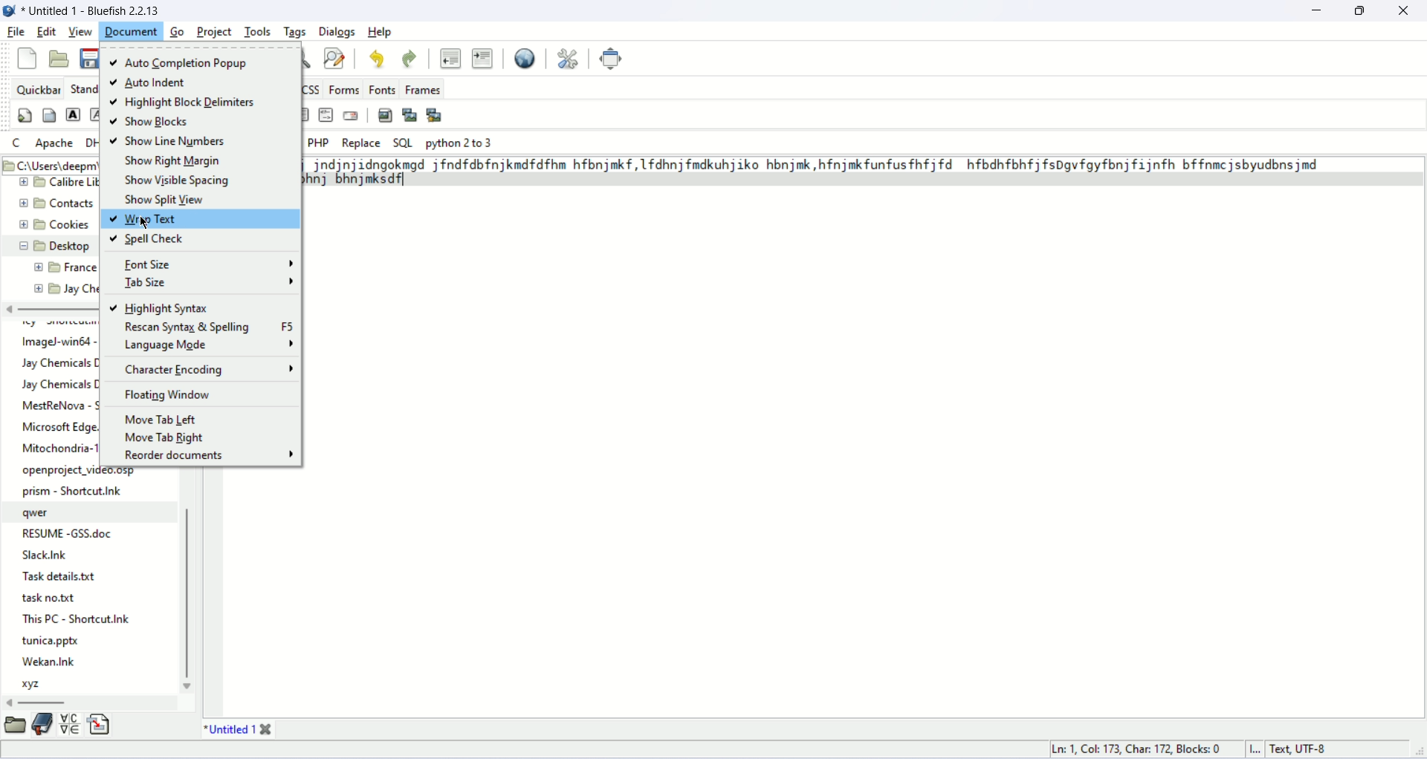 This screenshot has width=1427, height=759. What do you see at coordinates (410, 114) in the screenshot?
I see `insert thumbnail` at bounding box center [410, 114].